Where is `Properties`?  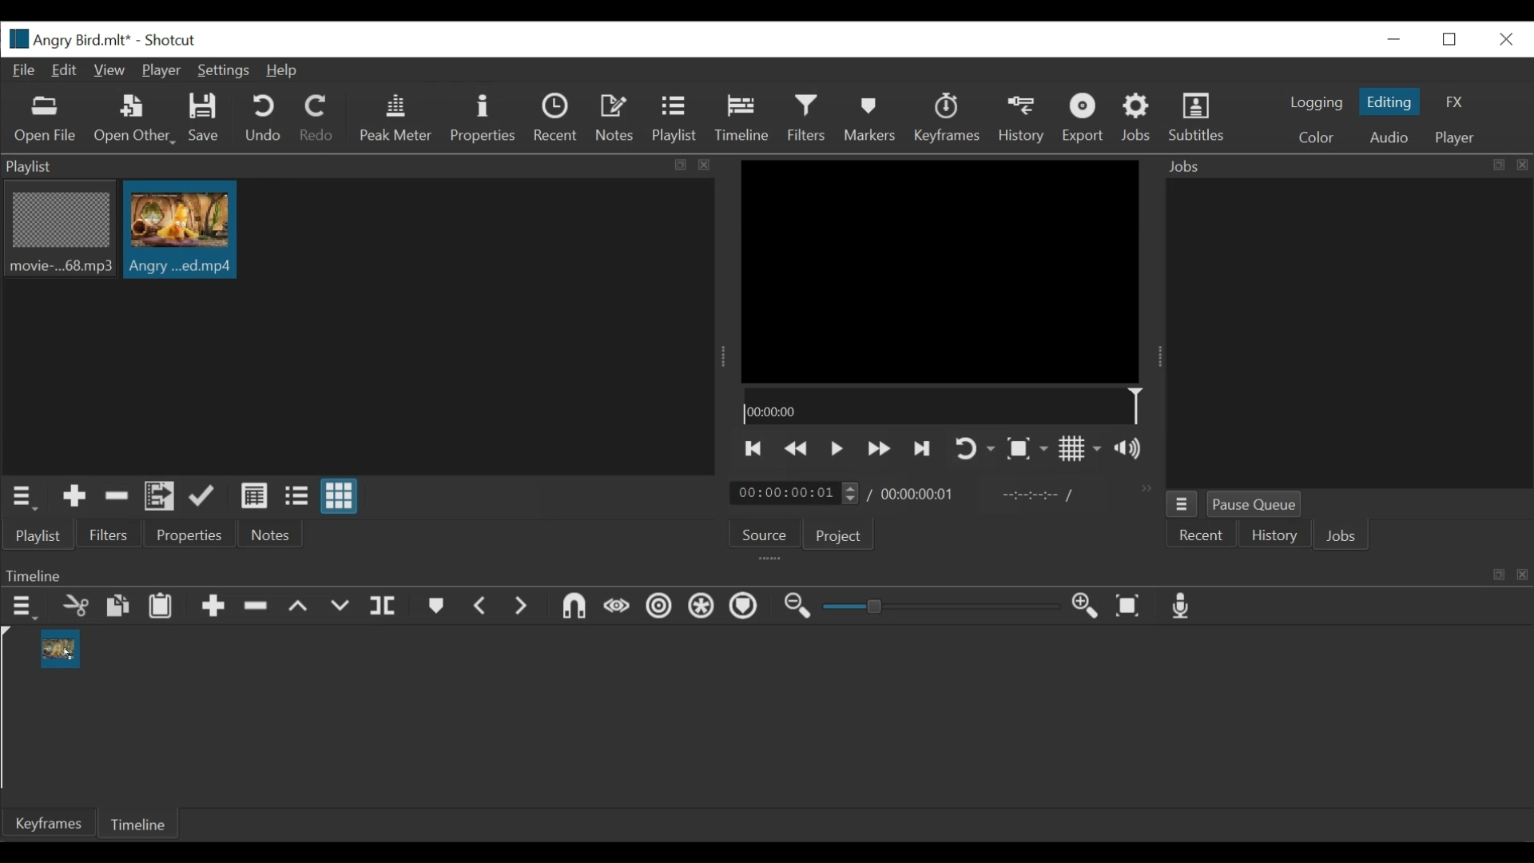 Properties is located at coordinates (482, 120).